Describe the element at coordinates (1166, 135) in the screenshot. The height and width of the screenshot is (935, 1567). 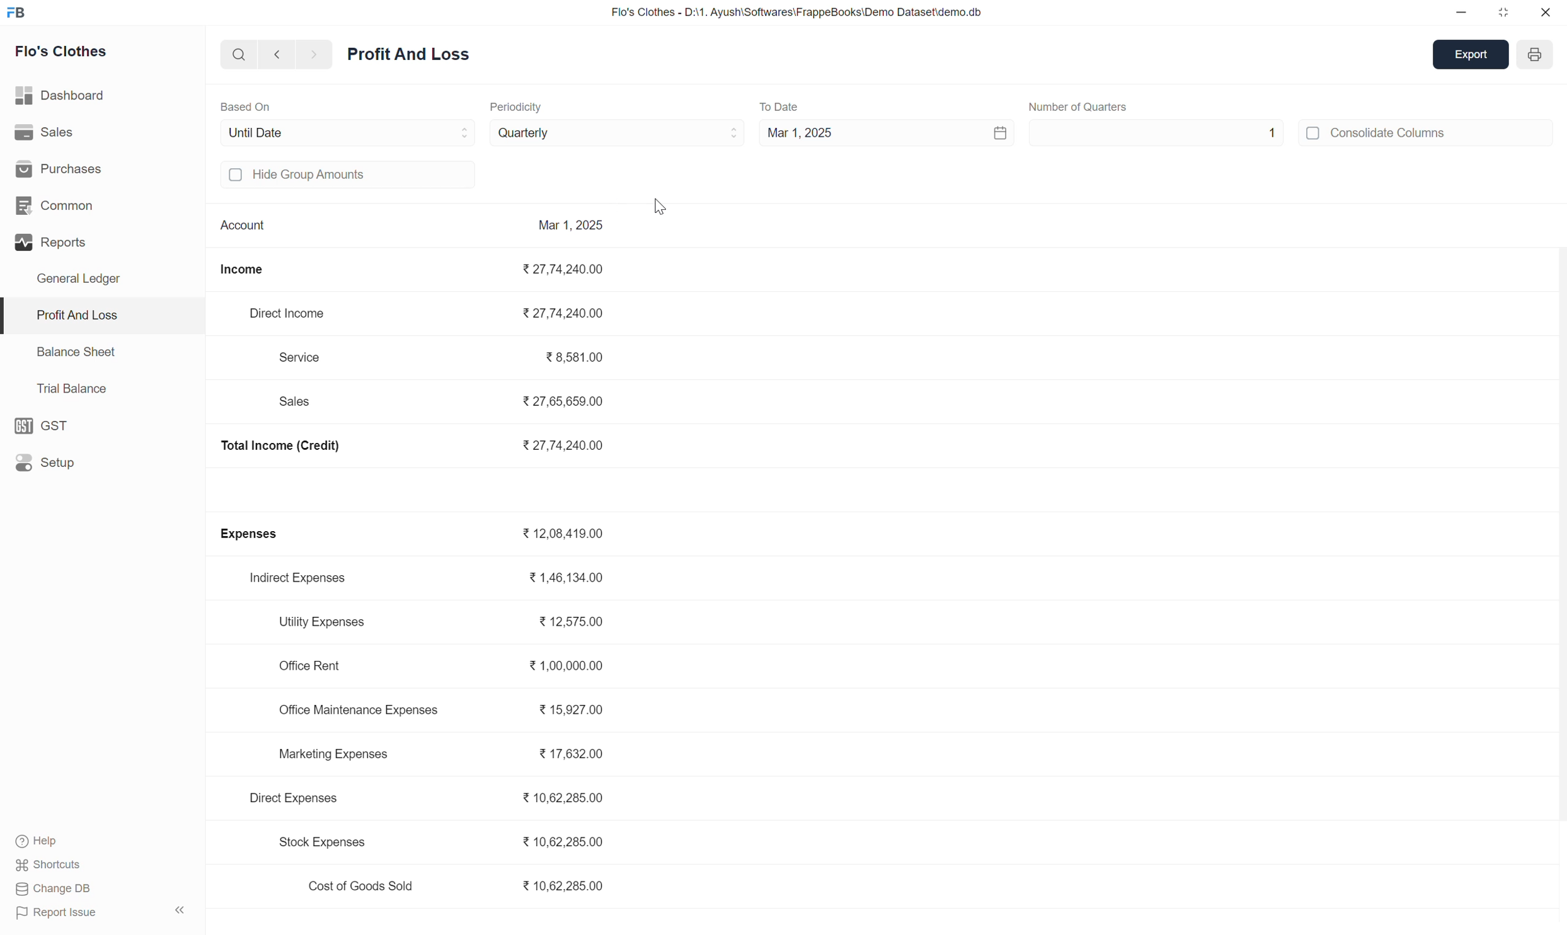
I see `1` at that location.